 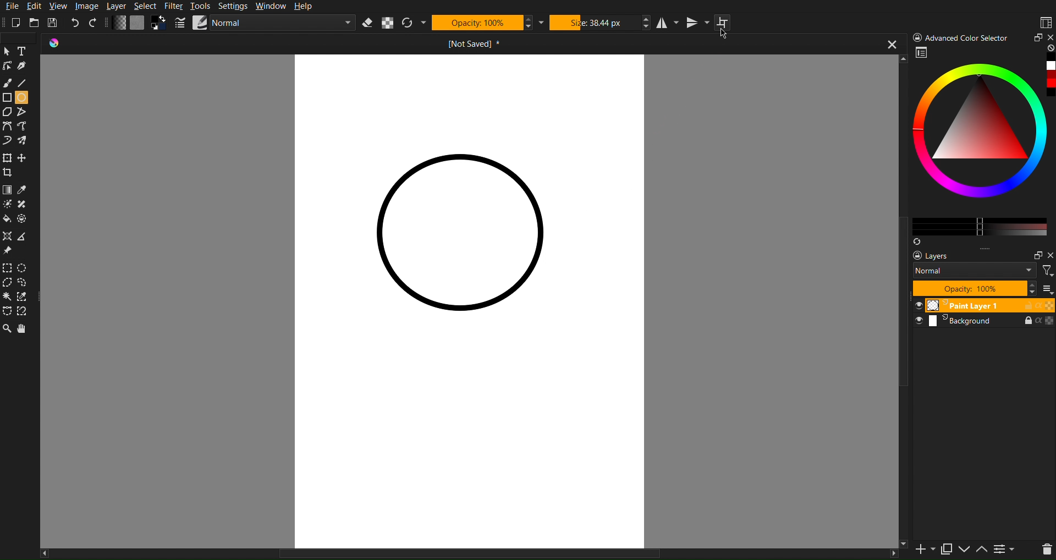 What do you see at coordinates (23, 66) in the screenshot?
I see `Pen` at bounding box center [23, 66].